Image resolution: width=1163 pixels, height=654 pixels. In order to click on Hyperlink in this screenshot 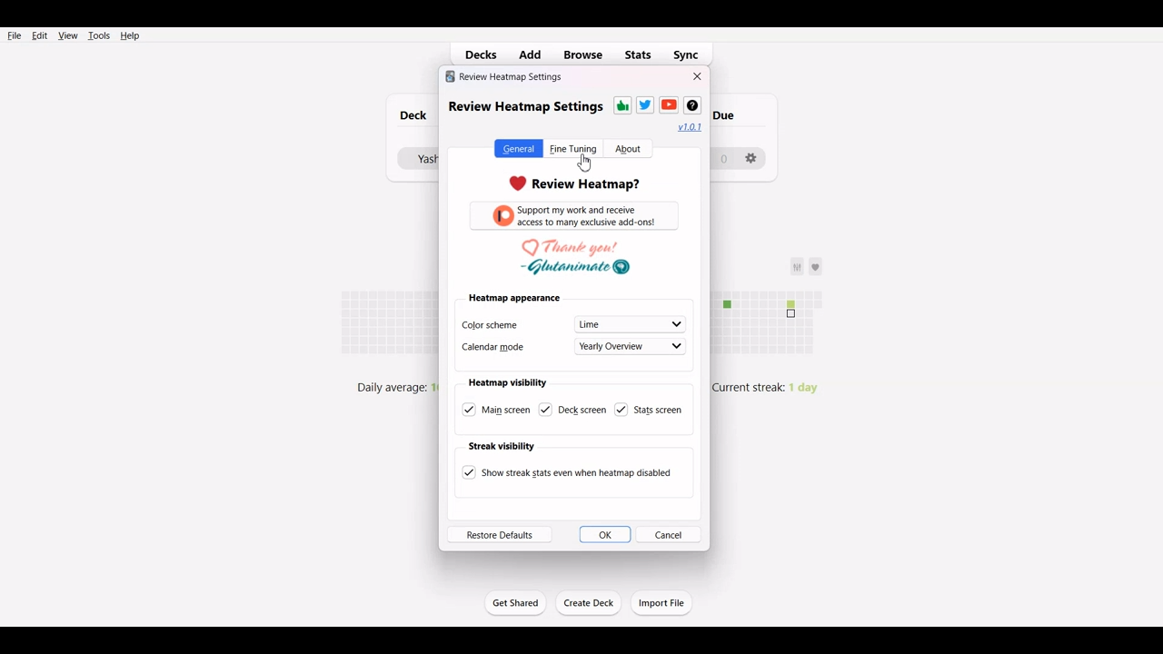, I will do `click(691, 127)`.